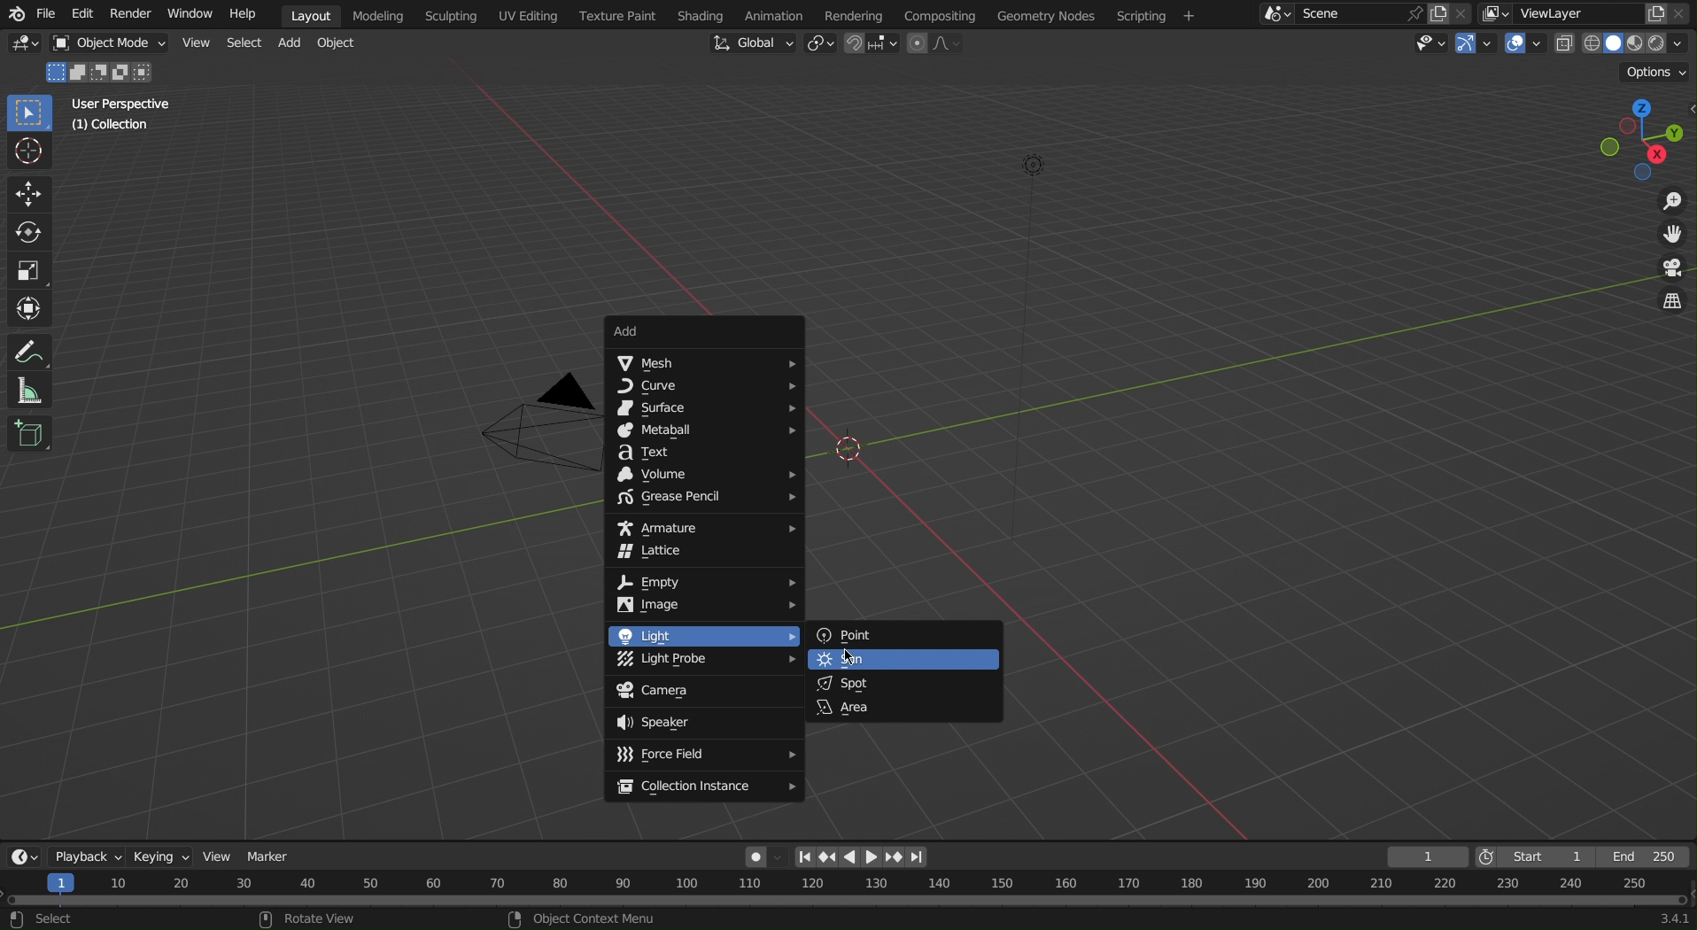  Describe the element at coordinates (342, 44) in the screenshot. I see `Object` at that location.